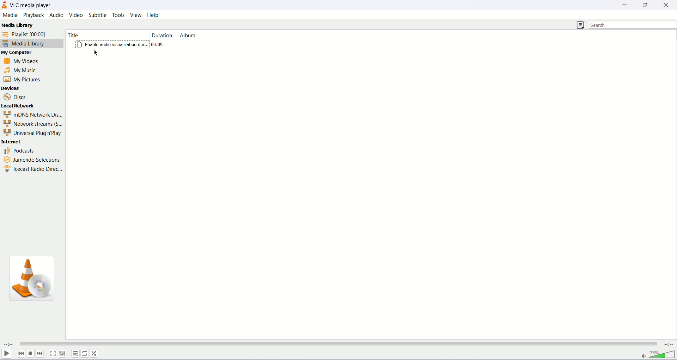 This screenshot has width=677, height=360. What do you see at coordinates (136, 15) in the screenshot?
I see `view` at bounding box center [136, 15].